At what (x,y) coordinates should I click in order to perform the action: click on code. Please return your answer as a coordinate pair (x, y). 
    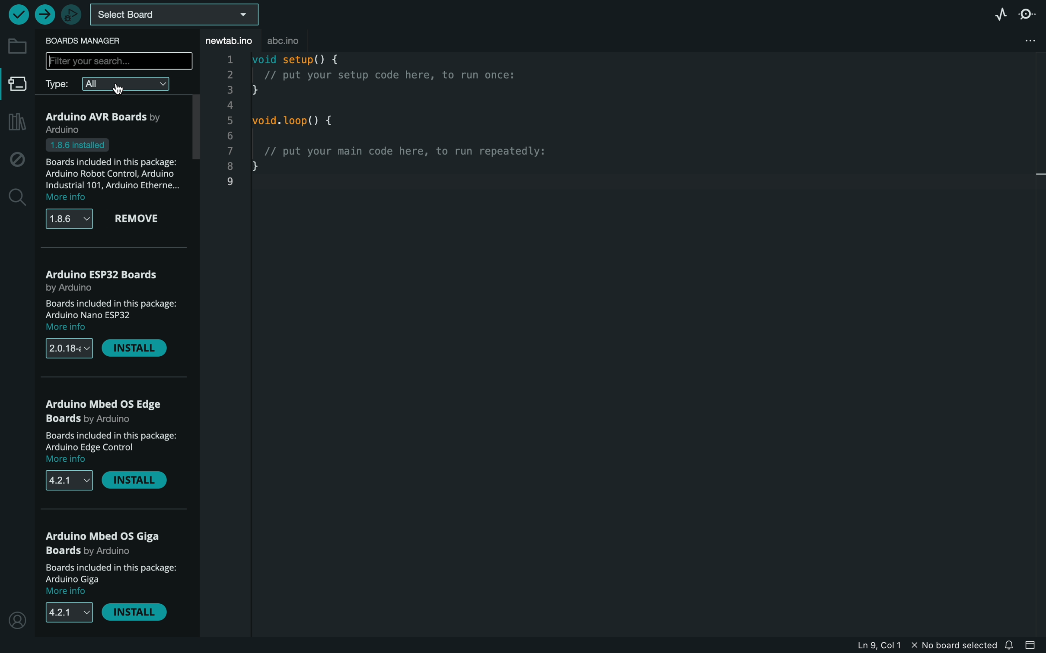
    Looking at the image, I should click on (402, 126).